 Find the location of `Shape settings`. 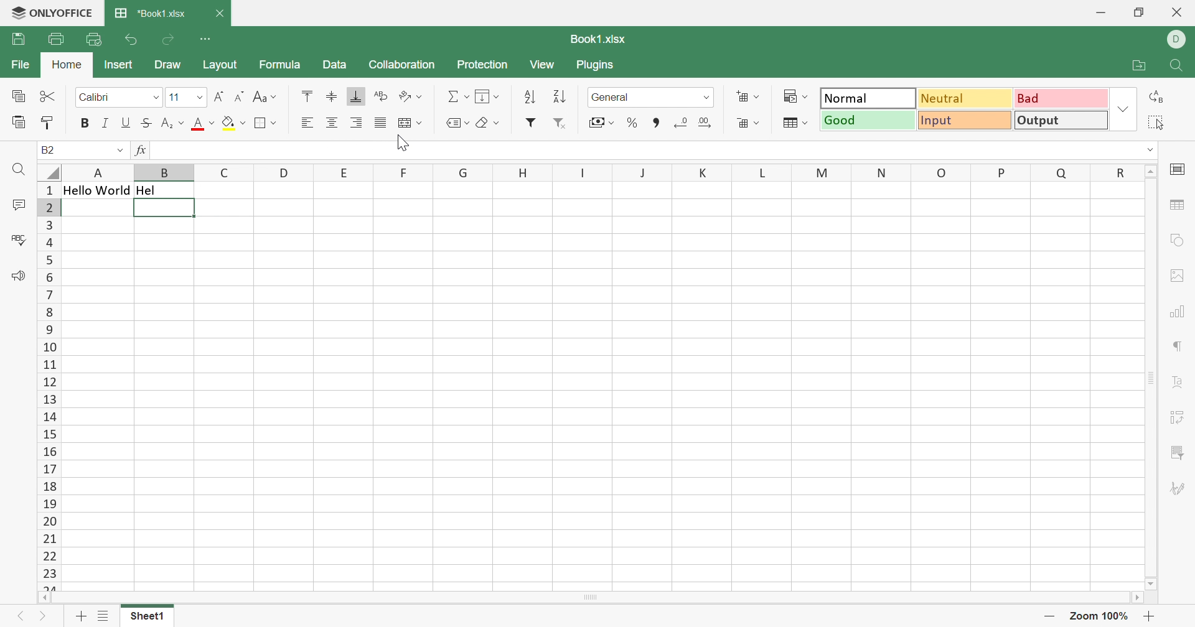

Shape settings is located at coordinates (1174, 243).